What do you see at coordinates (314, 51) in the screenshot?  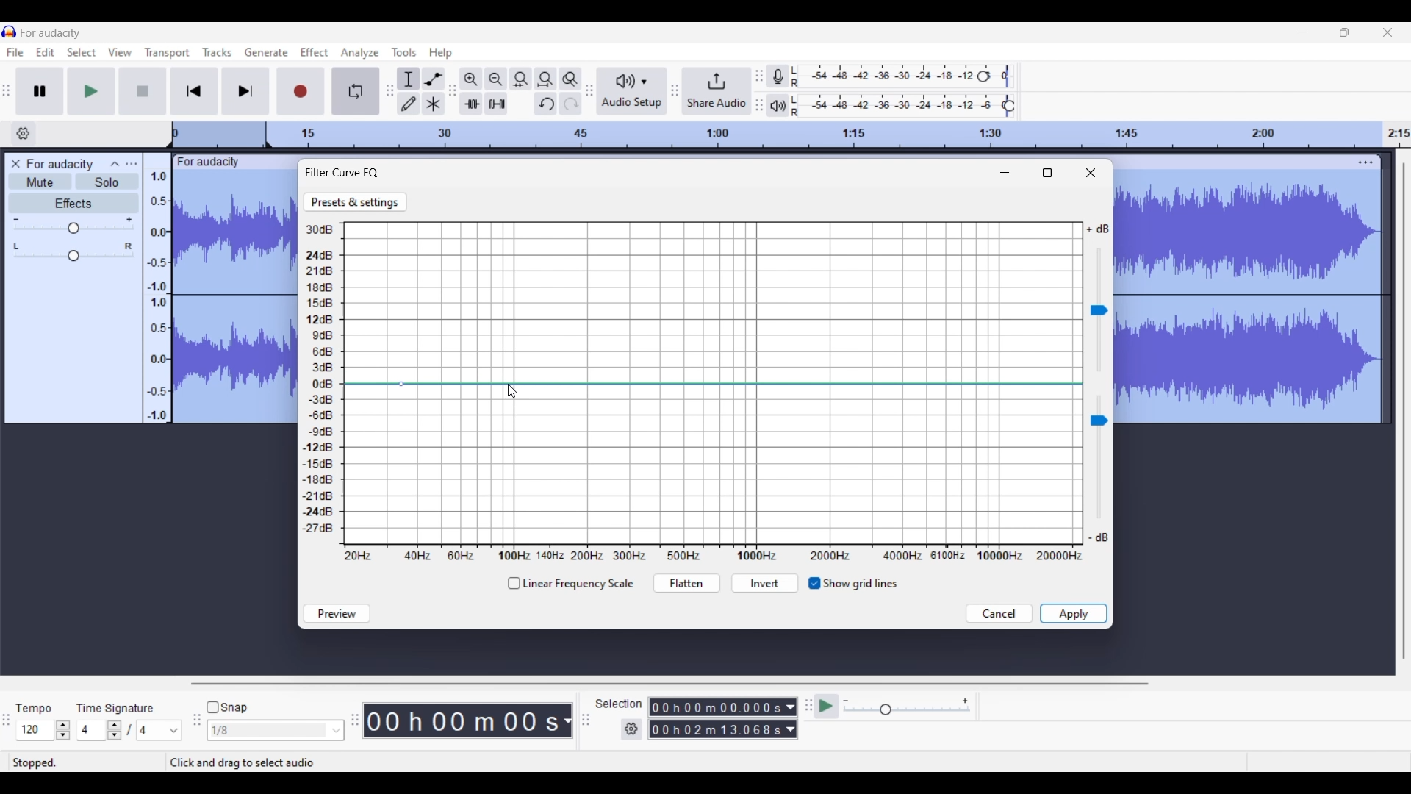 I see `Effect menu` at bounding box center [314, 51].